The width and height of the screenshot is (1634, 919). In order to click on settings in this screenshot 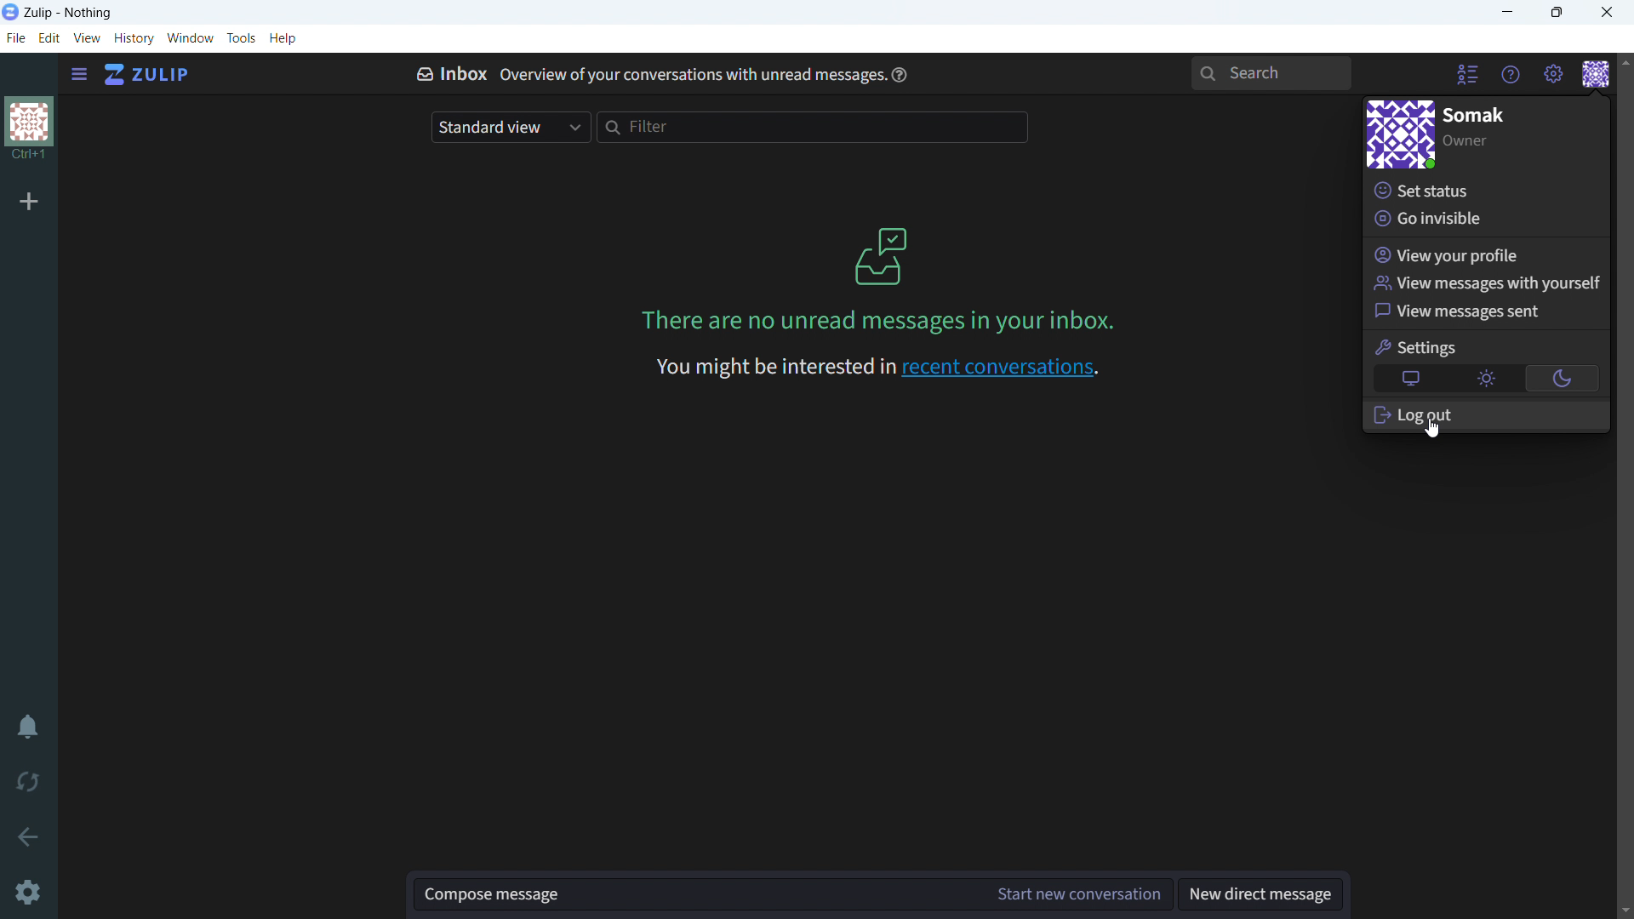, I will do `click(29, 893)`.